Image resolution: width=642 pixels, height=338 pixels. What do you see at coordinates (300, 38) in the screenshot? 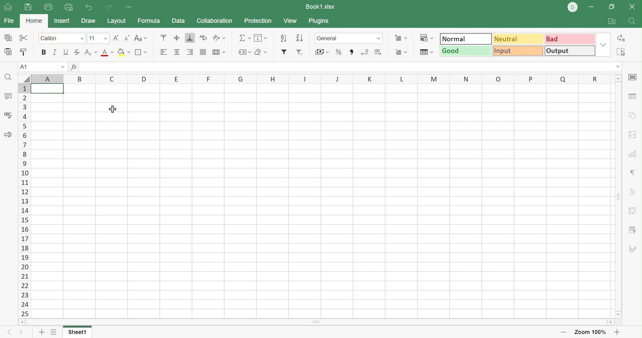
I see `Sort descending` at bounding box center [300, 38].